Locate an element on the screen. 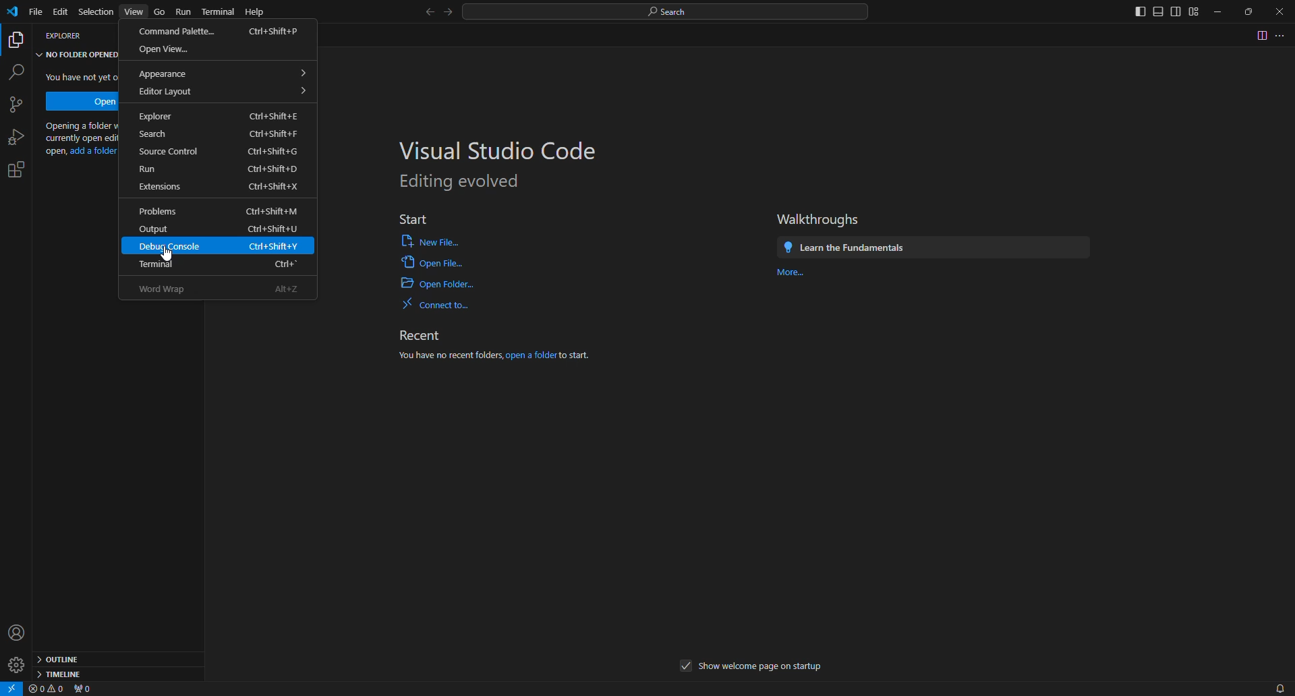  word wrap is located at coordinates (224, 289).